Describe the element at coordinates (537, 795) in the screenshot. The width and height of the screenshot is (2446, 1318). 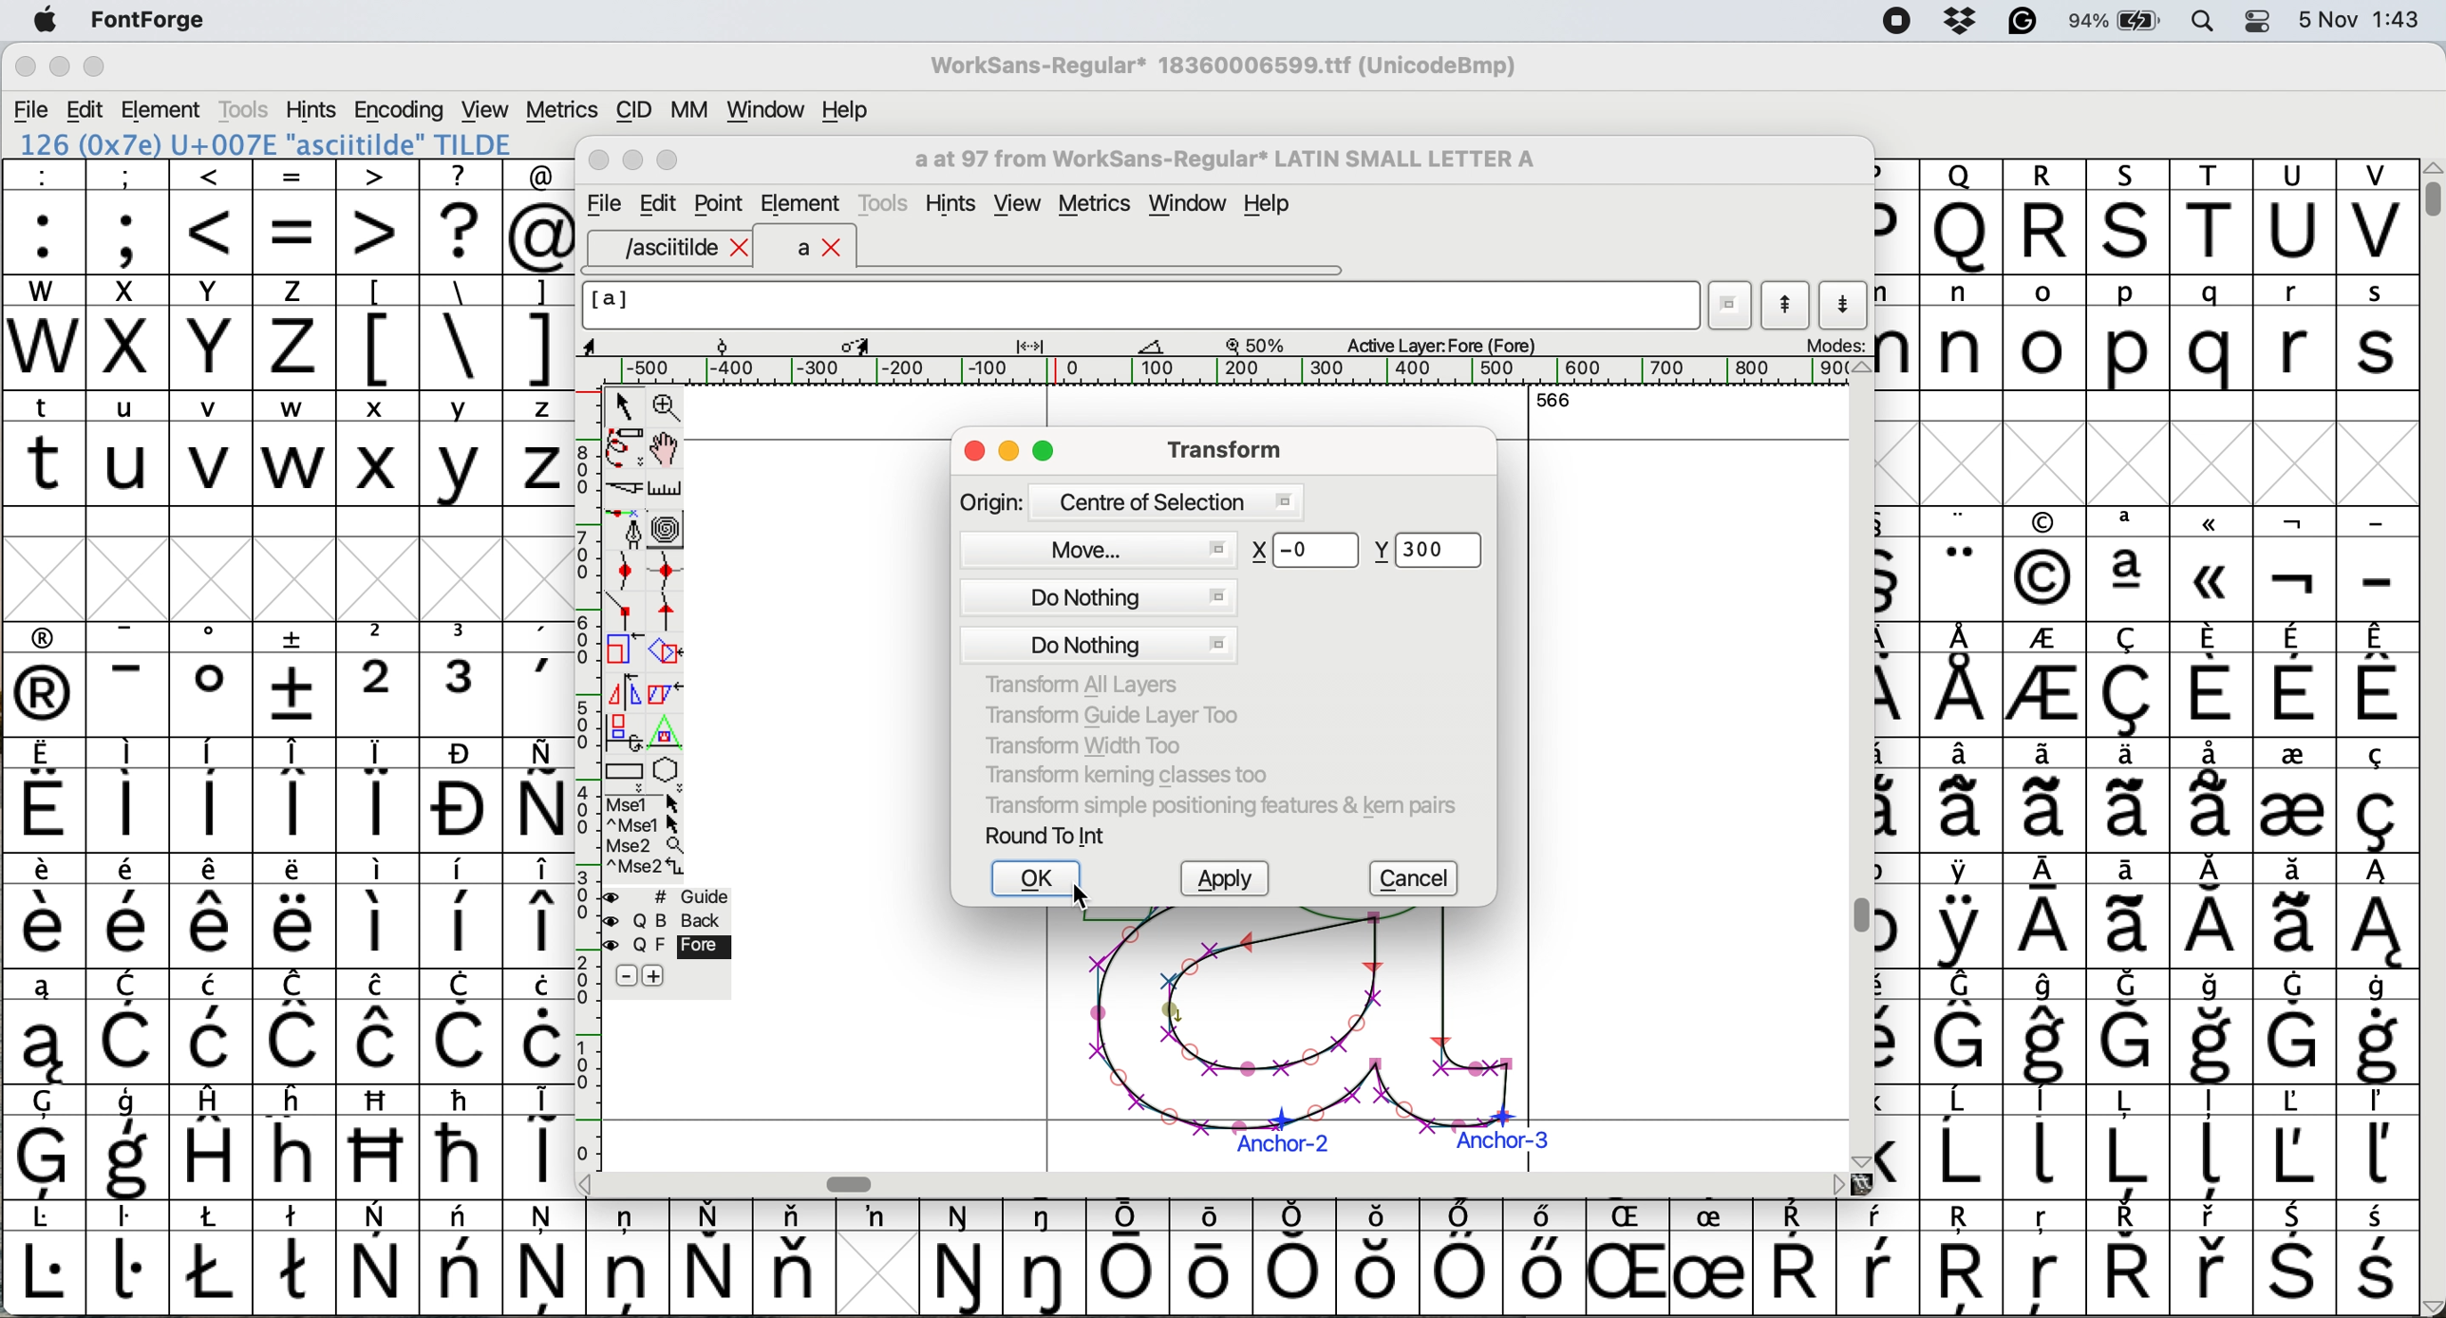
I see `symbol` at that location.